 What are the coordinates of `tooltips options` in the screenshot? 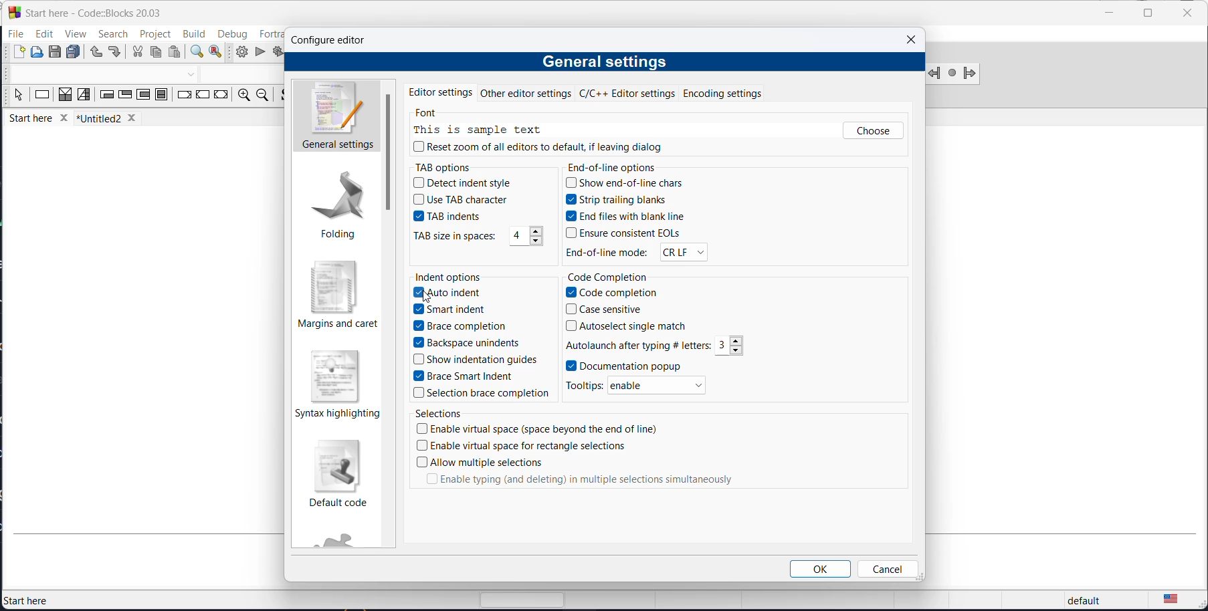 It's located at (588, 385).